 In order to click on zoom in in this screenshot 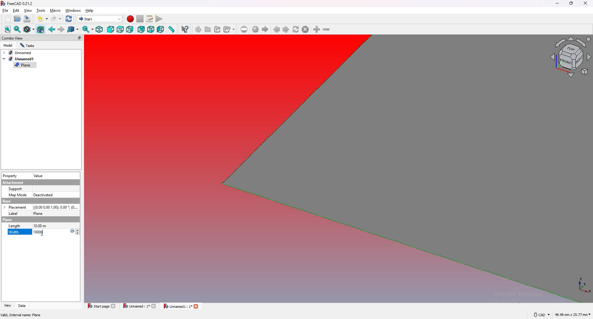, I will do `click(317, 29)`.